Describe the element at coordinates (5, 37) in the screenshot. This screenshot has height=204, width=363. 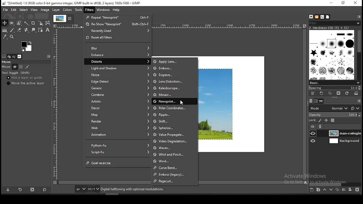
I see `color picker tool` at that location.